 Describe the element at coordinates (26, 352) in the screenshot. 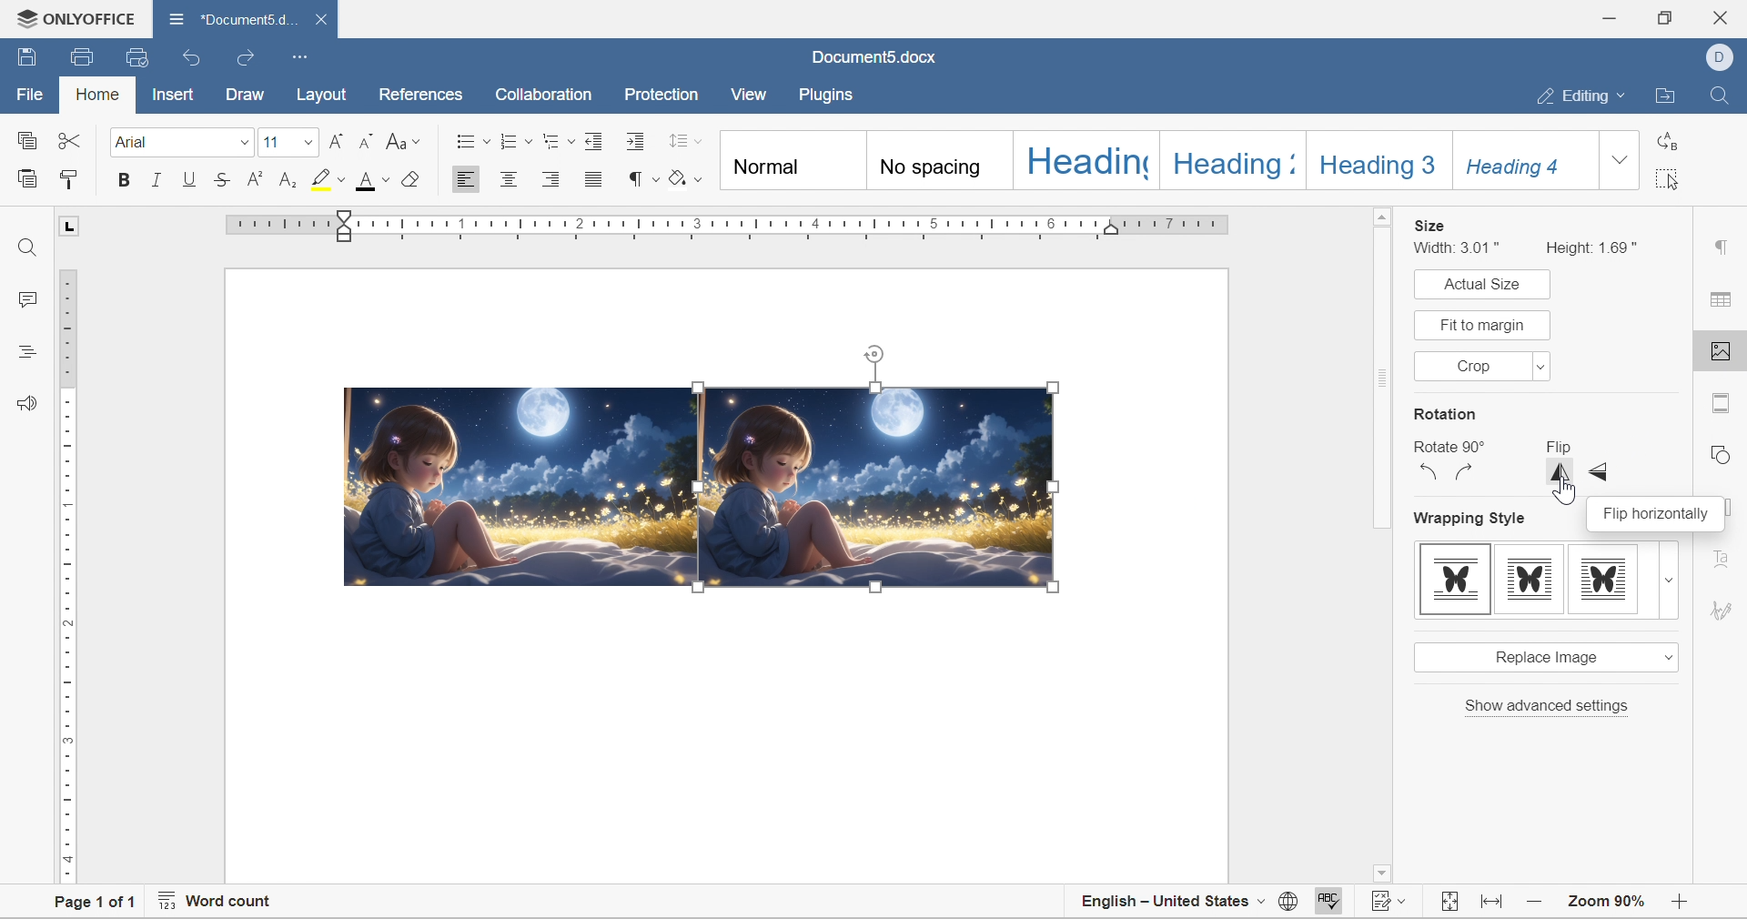

I see `headings` at that location.